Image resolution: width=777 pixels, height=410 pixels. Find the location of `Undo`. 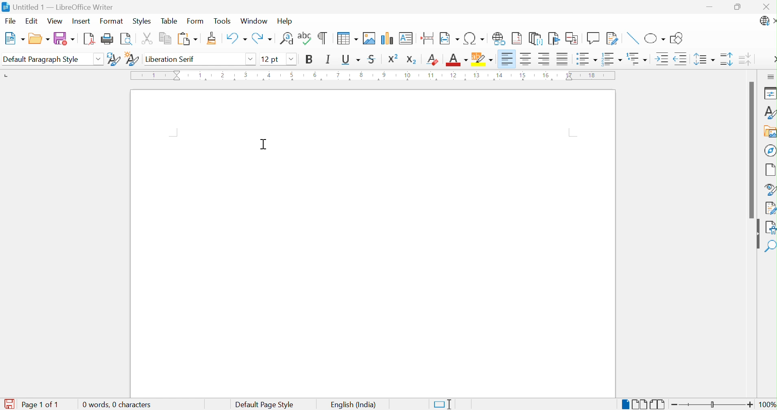

Undo is located at coordinates (236, 39).